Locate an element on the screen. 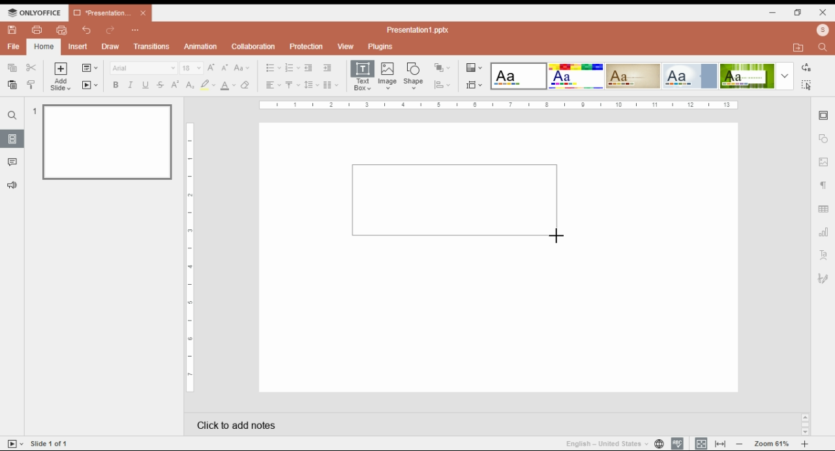 The height and width of the screenshot is (451, 835). *Presentation... is located at coordinates (99, 14).